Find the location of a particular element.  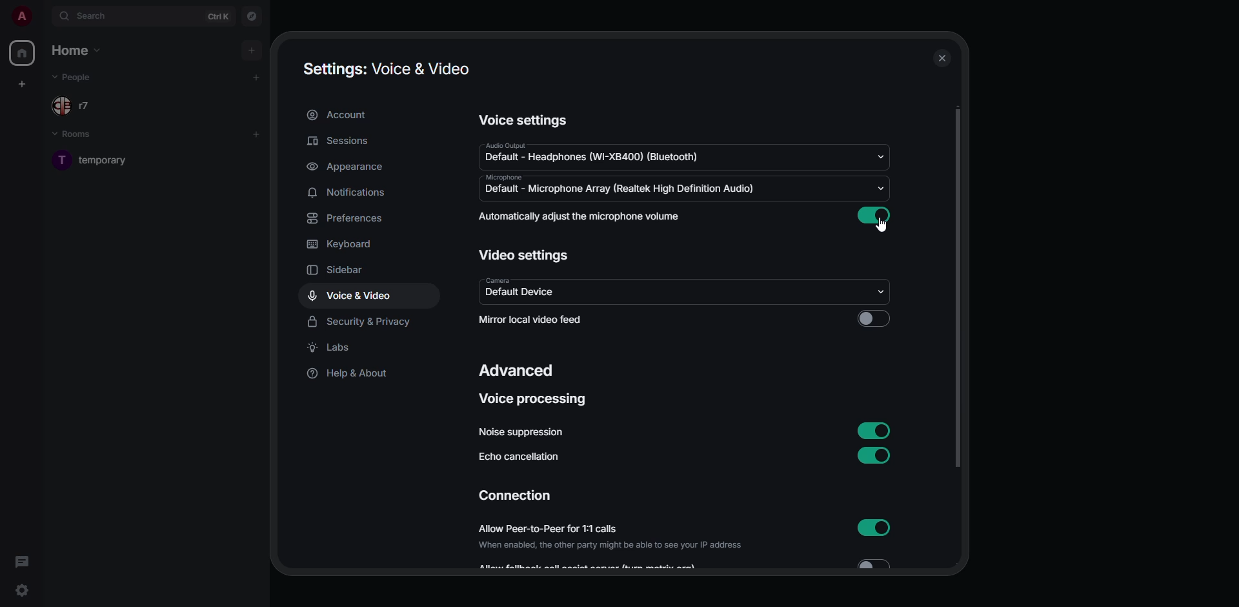

add is located at coordinates (257, 76).